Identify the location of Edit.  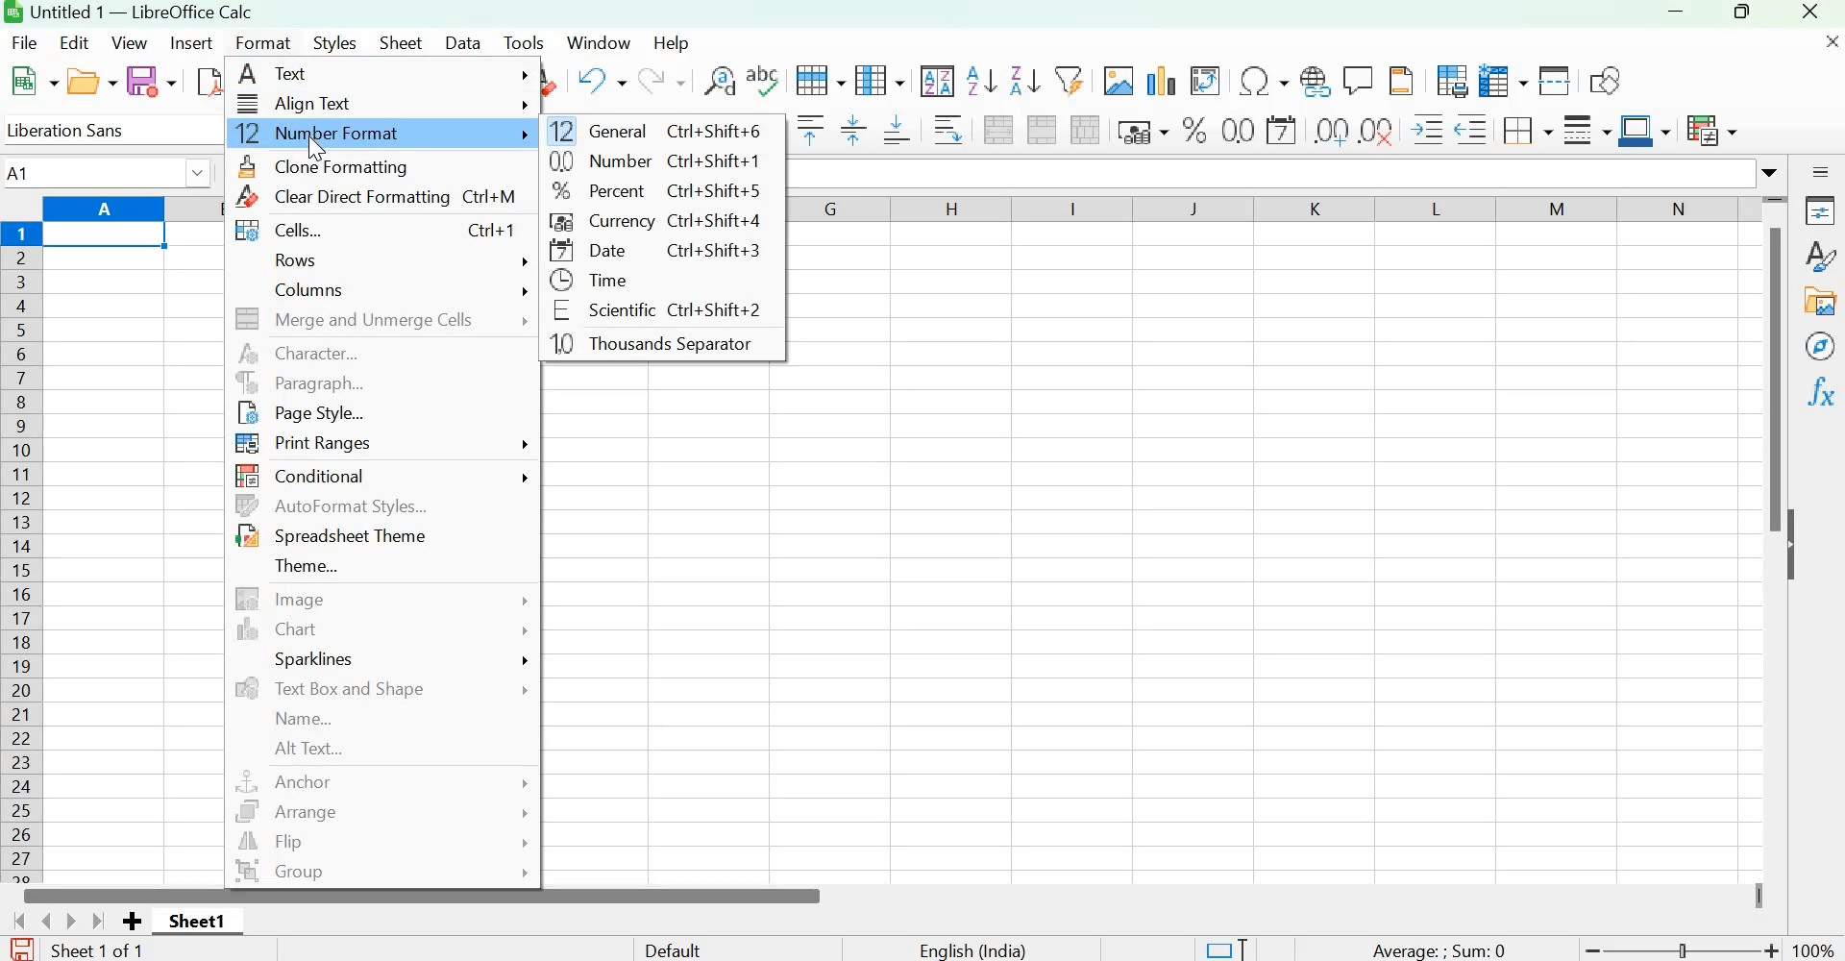
(76, 41).